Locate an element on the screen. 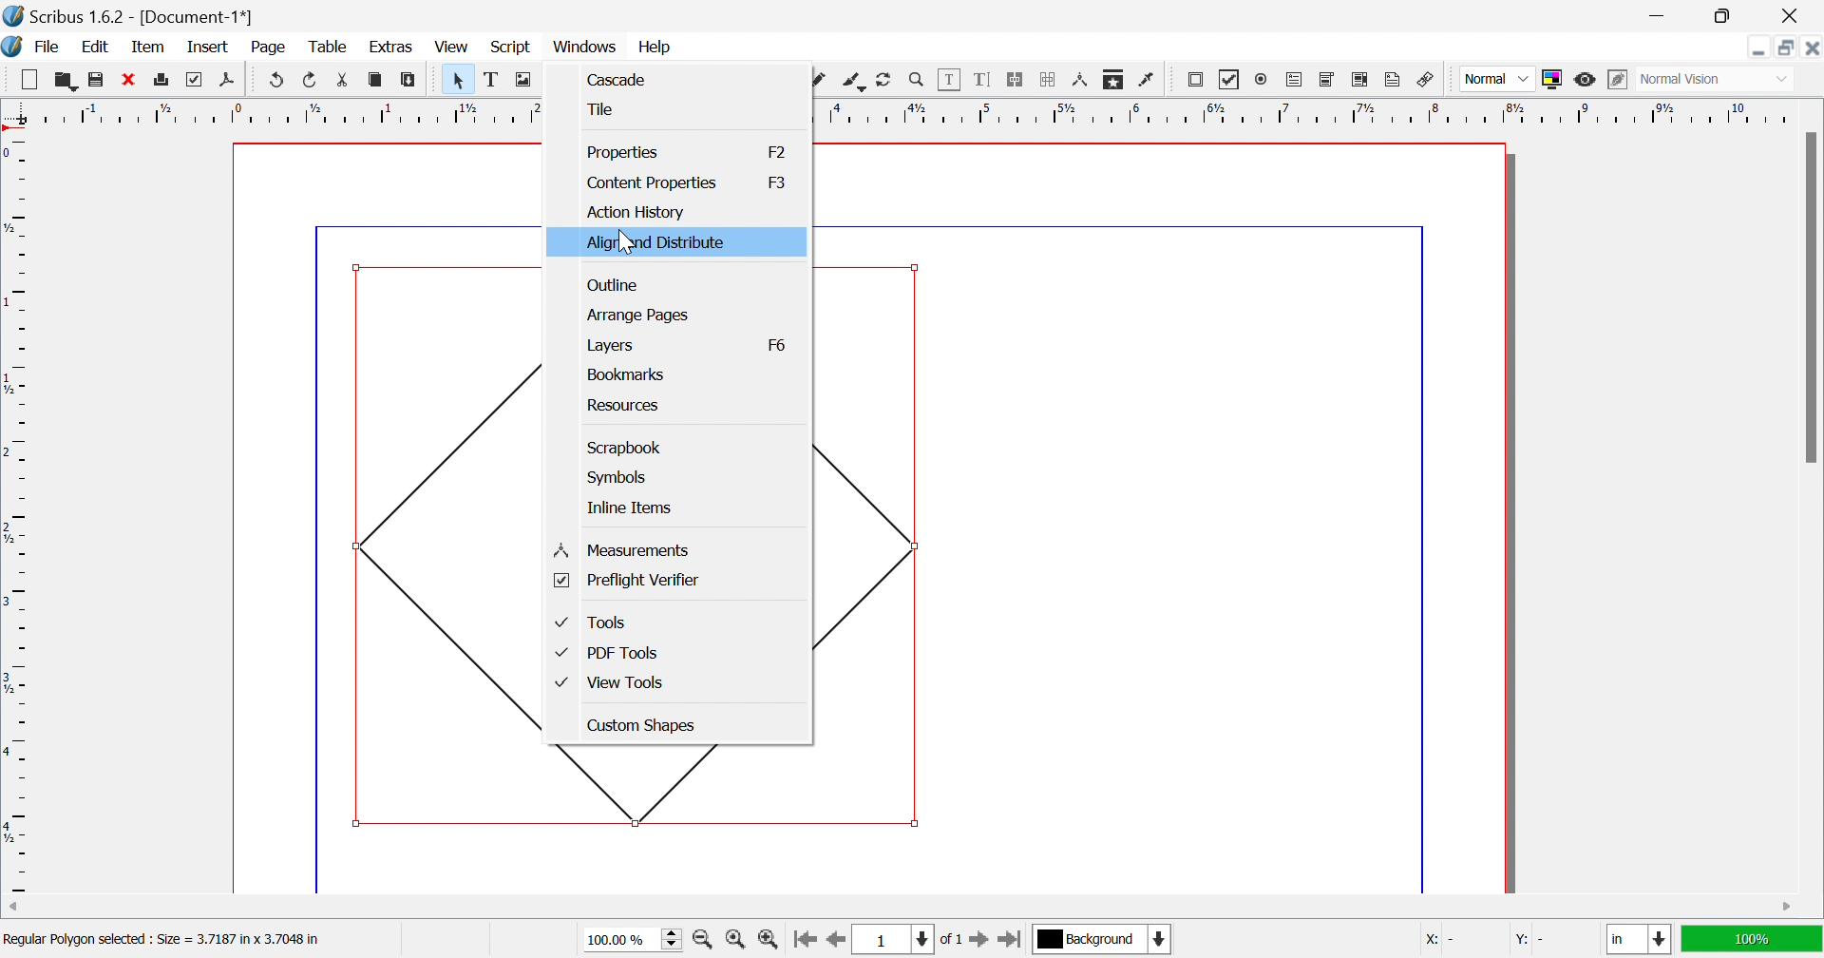  Layers is located at coordinates (610, 346).